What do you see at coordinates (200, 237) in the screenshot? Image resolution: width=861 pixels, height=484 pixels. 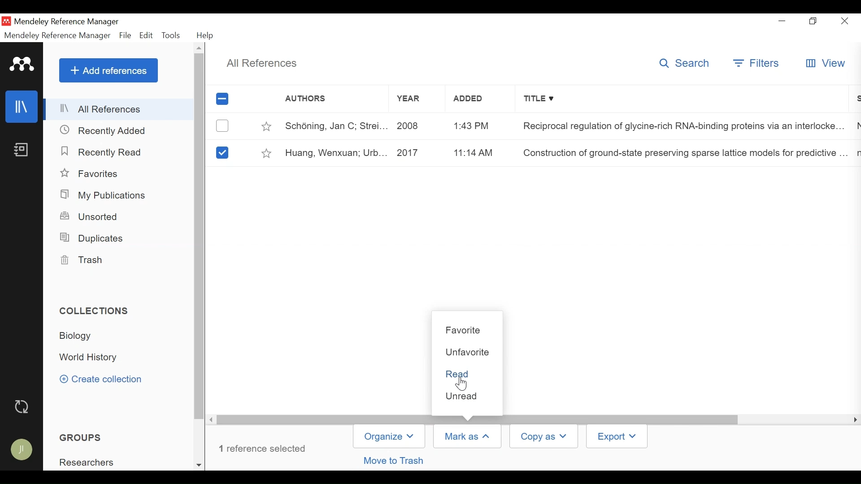 I see `Vertical Scroll bar` at bounding box center [200, 237].